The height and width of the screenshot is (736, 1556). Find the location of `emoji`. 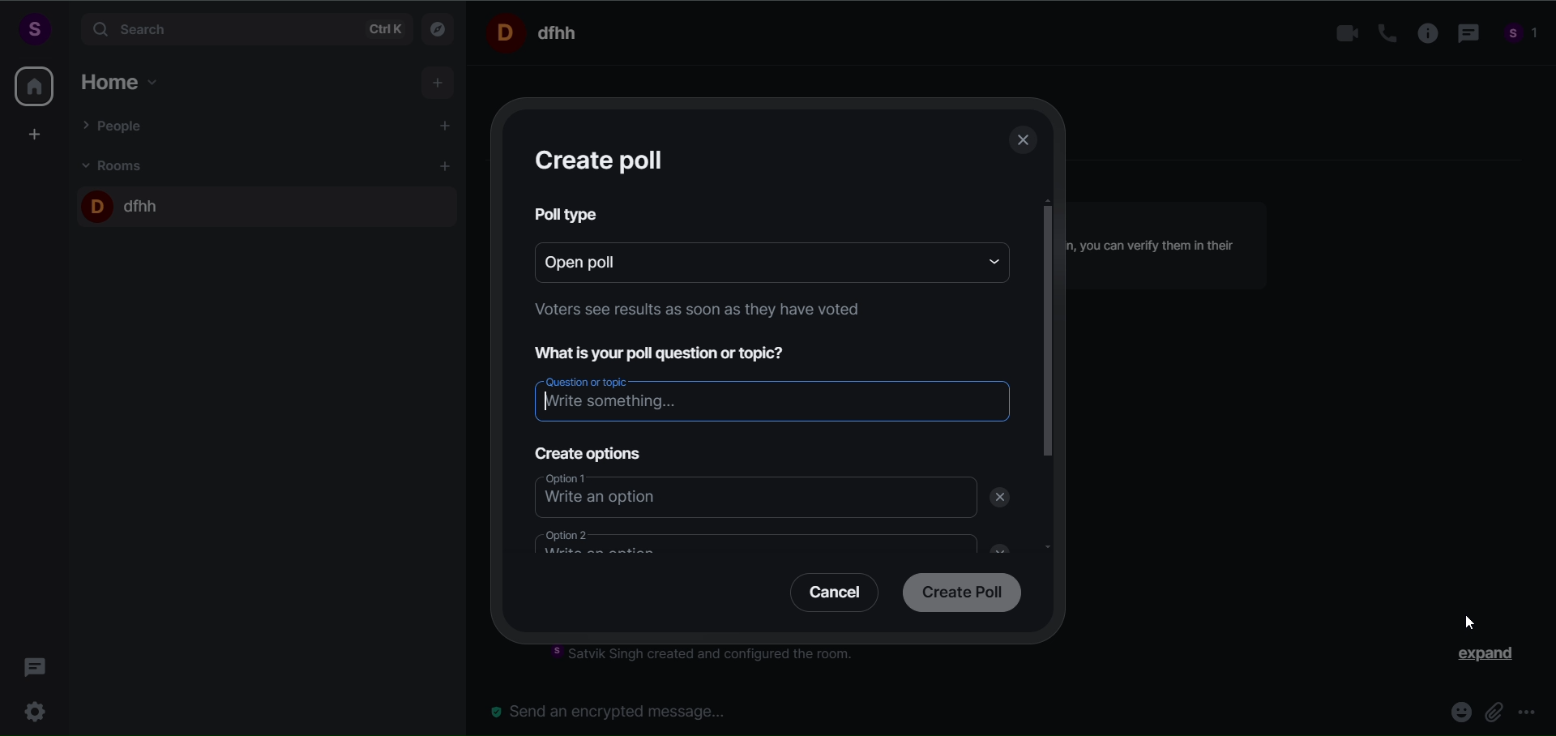

emoji is located at coordinates (1456, 714).